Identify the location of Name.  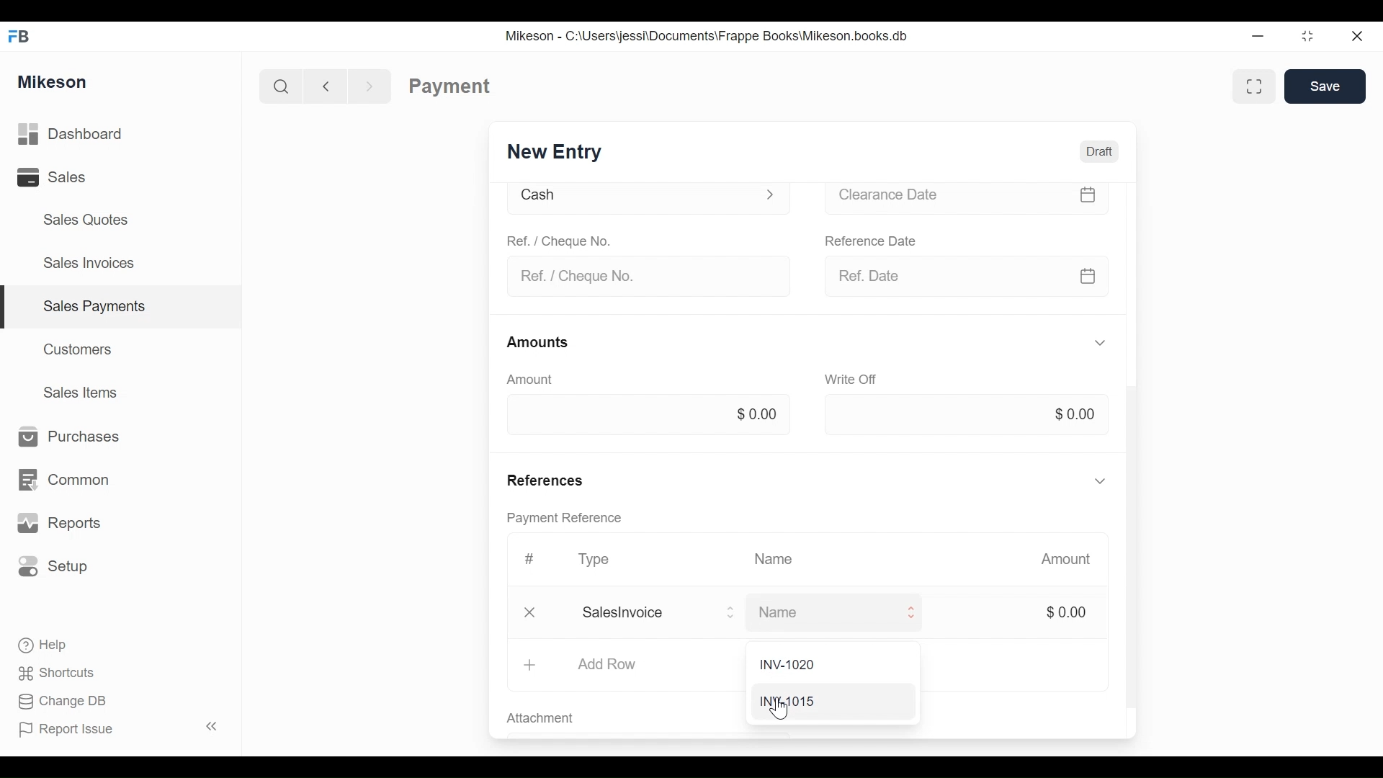
(837, 612).